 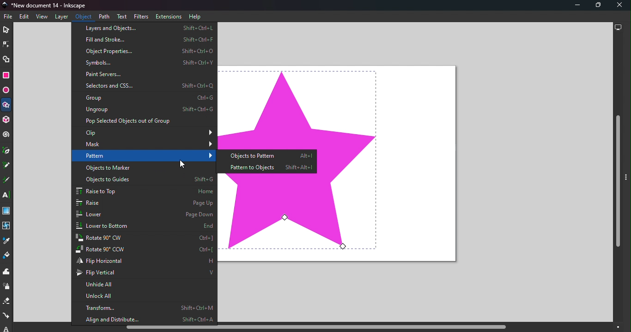 What do you see at coordinates (7, 228) in the screenshot?
I see `Mesh tool` at bounding box center [7, 228].